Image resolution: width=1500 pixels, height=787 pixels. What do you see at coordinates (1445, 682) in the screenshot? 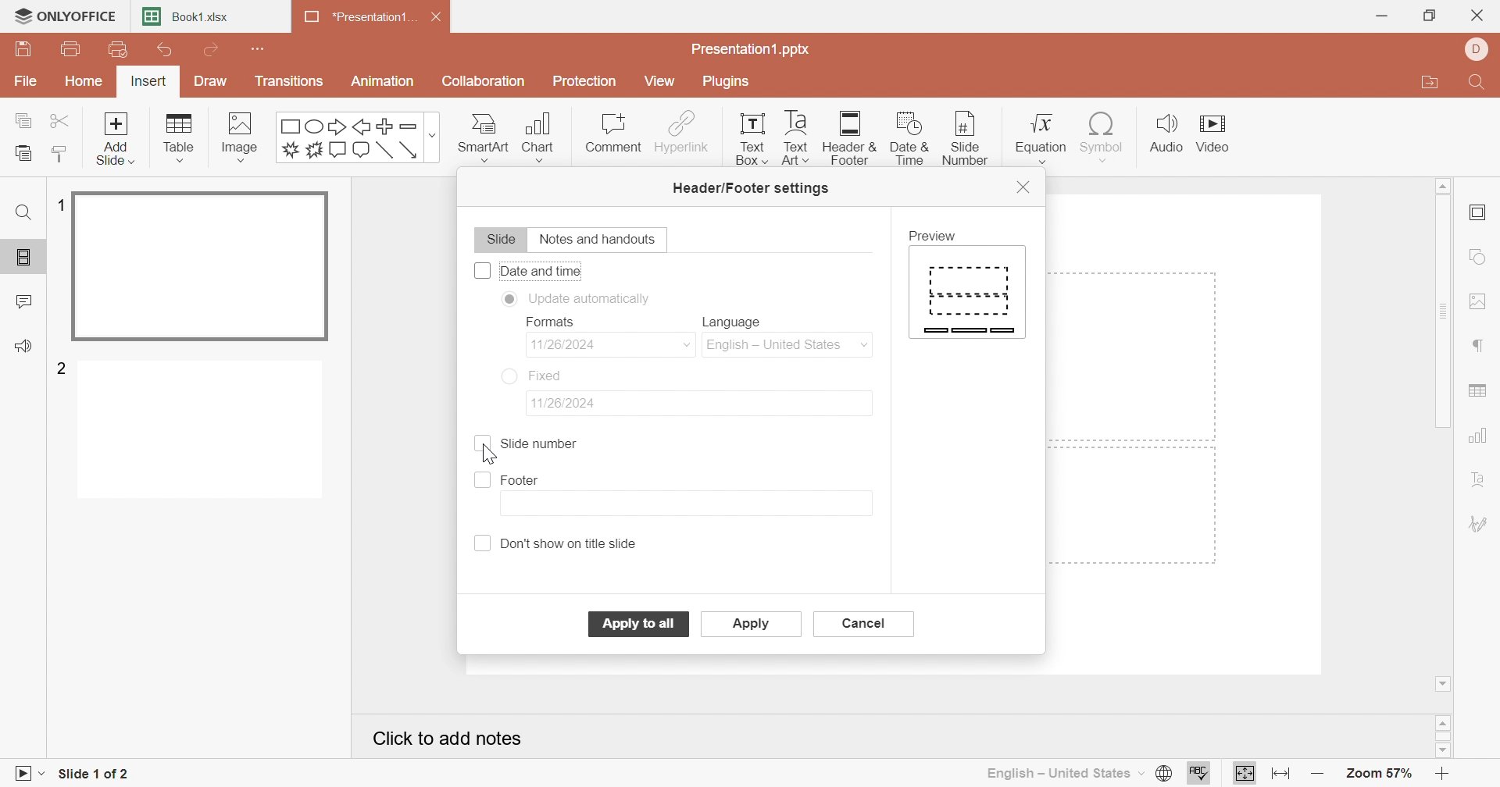
I see `Scroll Down` at bounding box center [1445, 682].